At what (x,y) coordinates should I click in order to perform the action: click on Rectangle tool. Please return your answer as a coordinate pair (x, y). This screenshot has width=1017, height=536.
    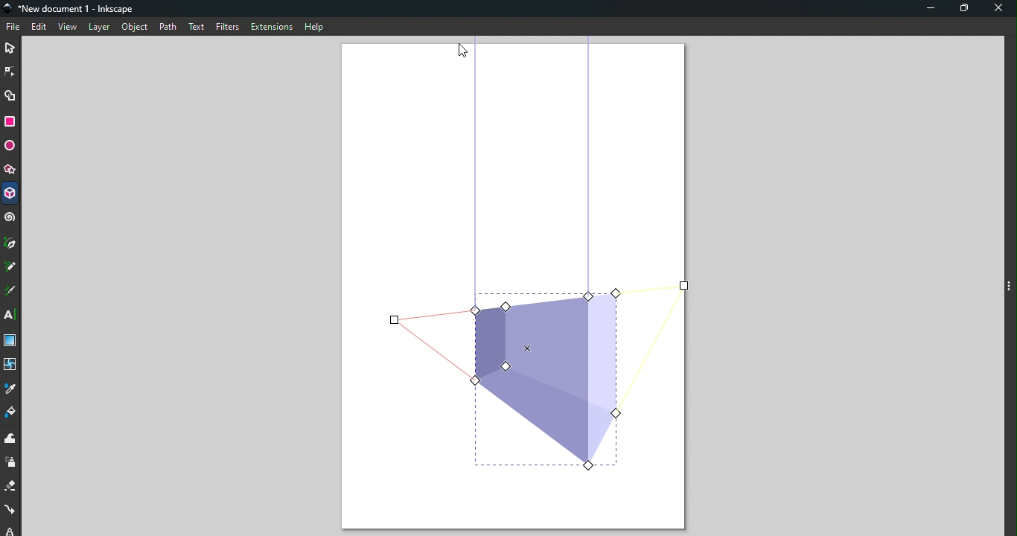
    Looking at the image, I should click on (11, 122).